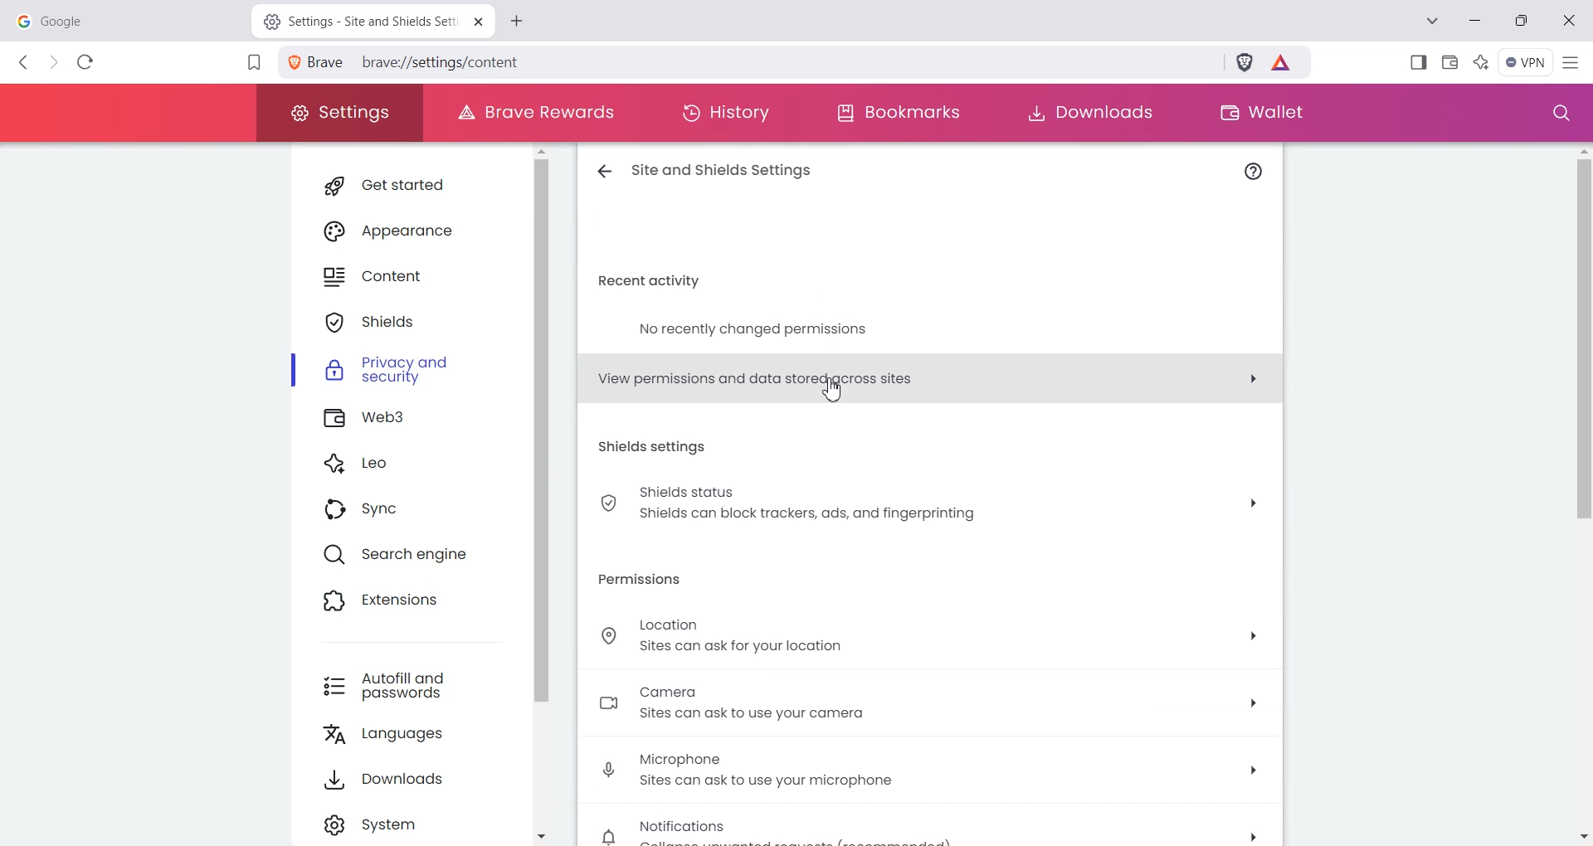  What do you see at coordinates (650, 280) in the screenshot?
I see `recent activity` at bounding box center [650, 280].